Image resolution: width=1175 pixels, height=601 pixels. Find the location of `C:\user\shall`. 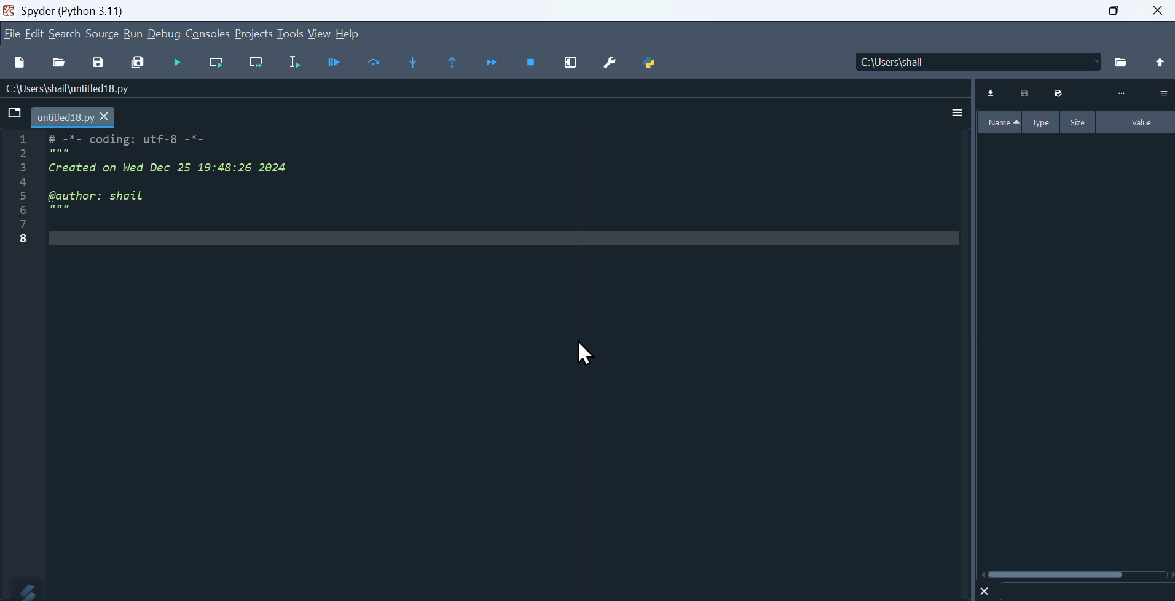

C:\user\shall is located at coordinates (979, 61).